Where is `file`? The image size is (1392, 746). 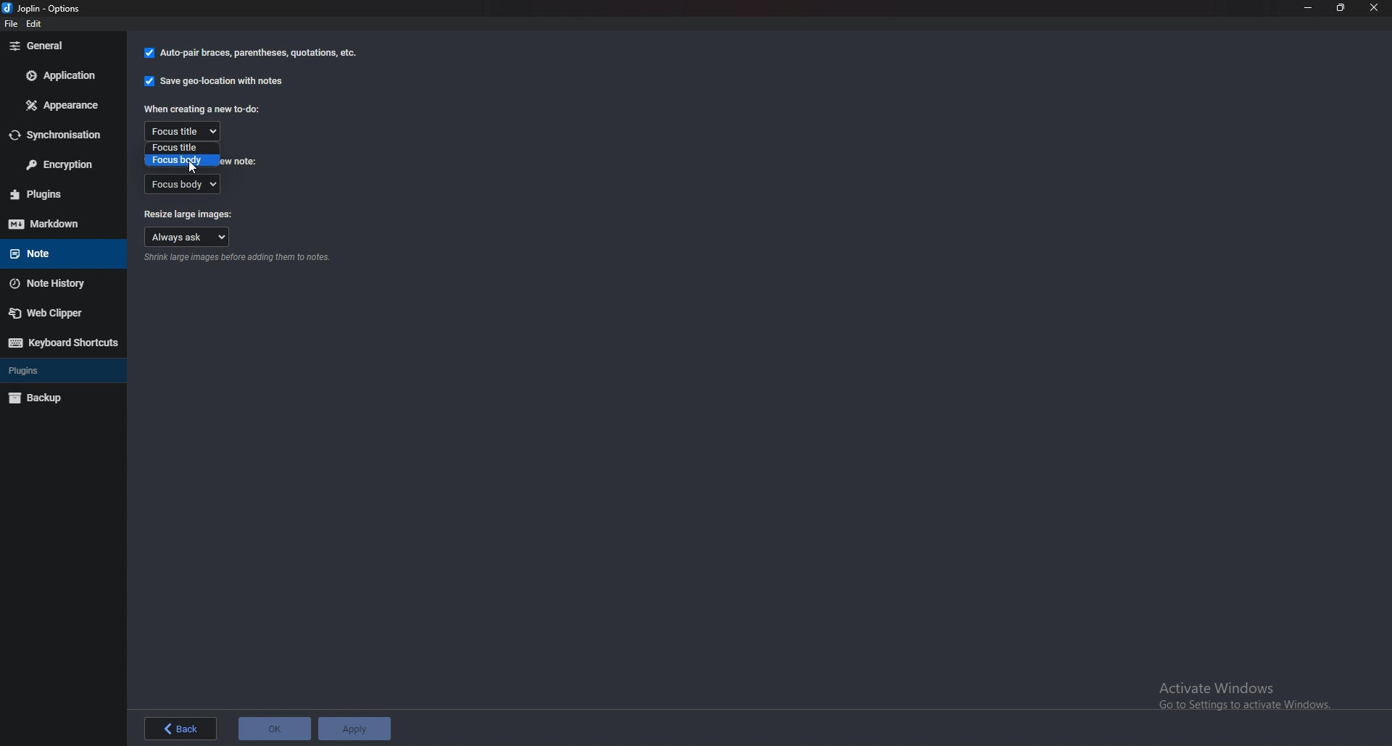 file is located at coordinates (10, 25).